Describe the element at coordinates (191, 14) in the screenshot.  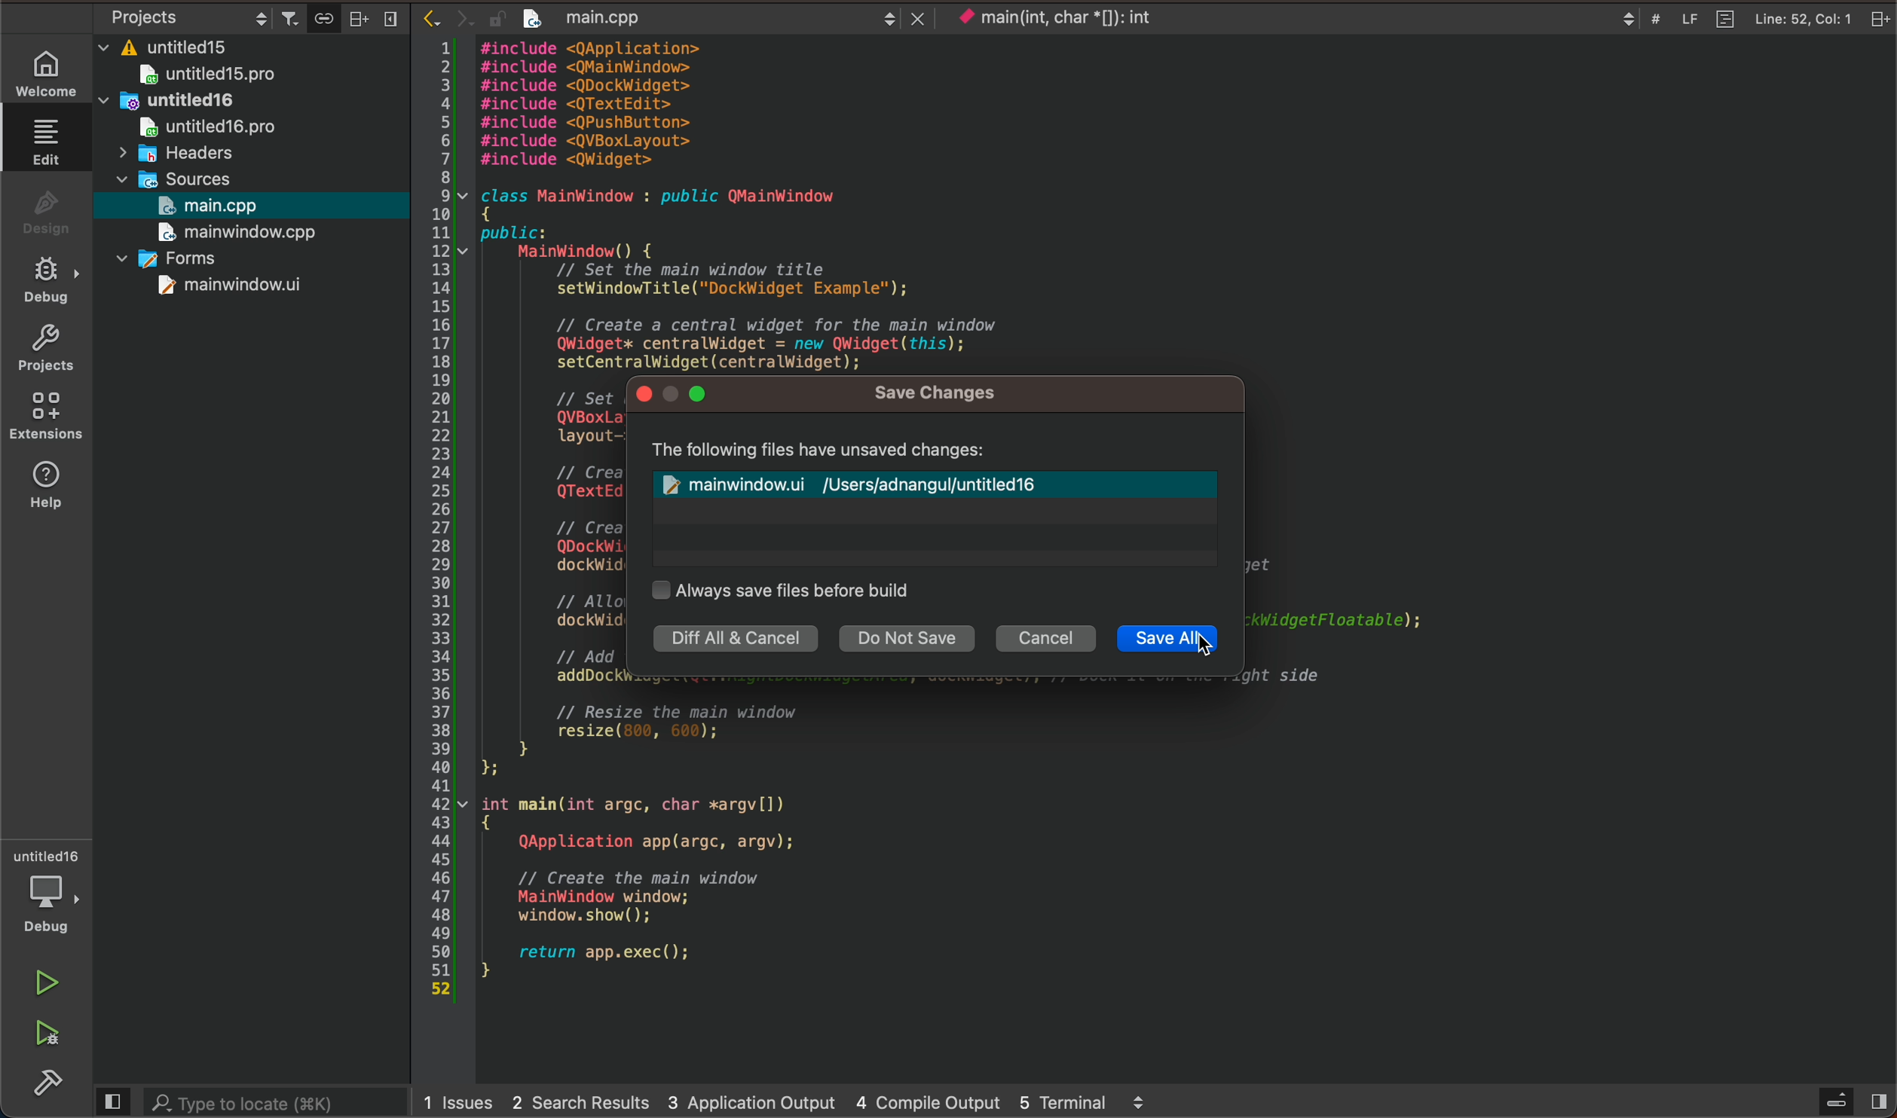
I see `object settings` at that location.